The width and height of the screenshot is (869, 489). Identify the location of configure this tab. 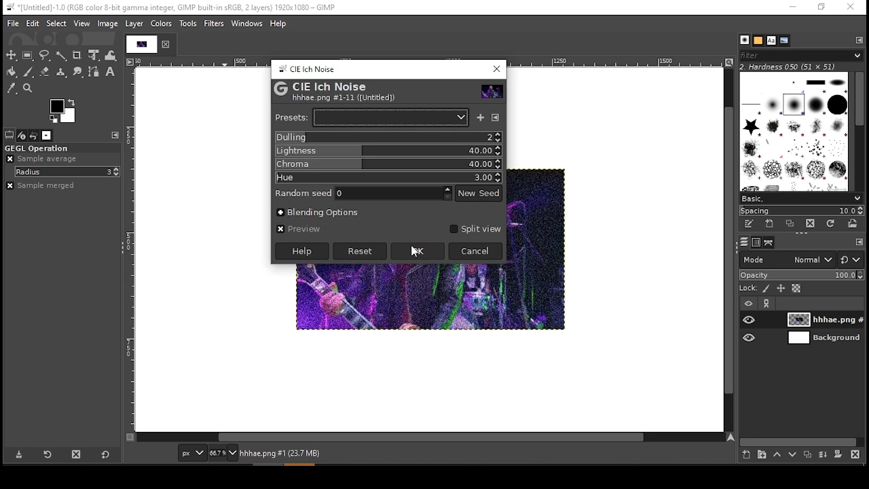
(116, 136).